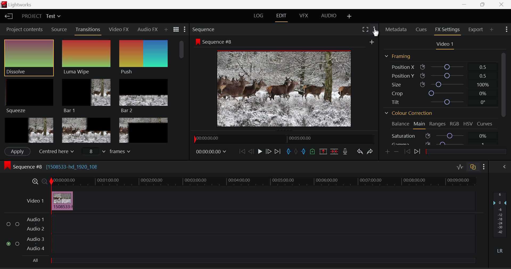 The width and height of the screenshot is (511, 269). What do you see at coordinates (144, 96) in the screenshot?
I see `Bar 2` at bounding box center [144, 96].